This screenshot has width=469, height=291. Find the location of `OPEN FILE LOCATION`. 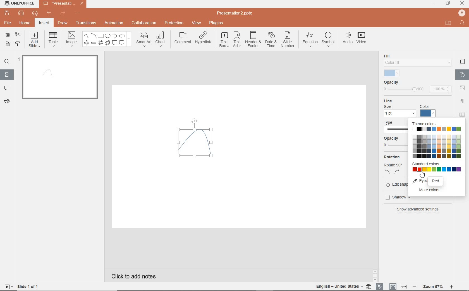

OPEN FILE LOCATION is located at coordinates (448, 23).